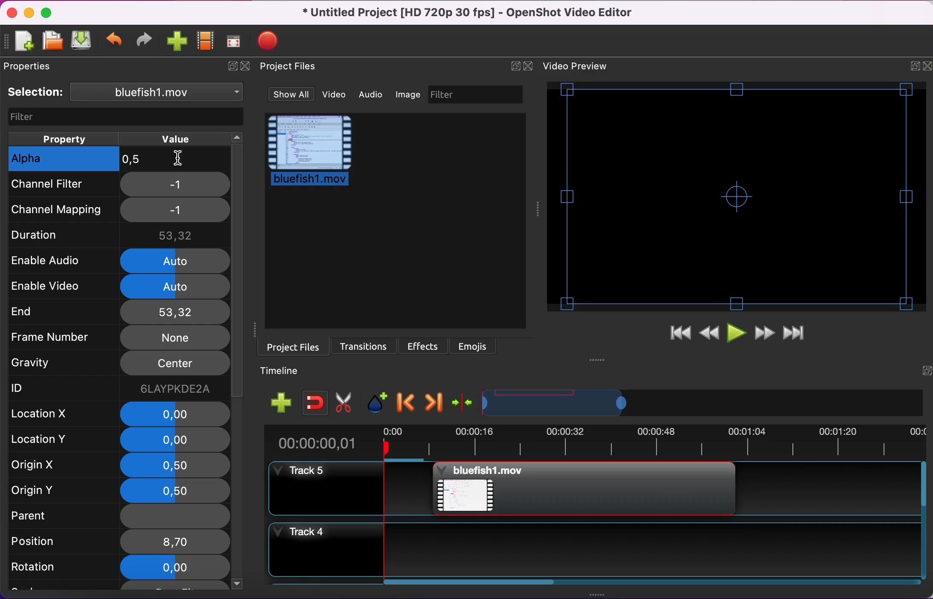 The height and width of the screenshot is (599, 933). What do you see at coordinates (63, 159) in the screenshot?
I see `alpha` at bounding box center [63, 159].